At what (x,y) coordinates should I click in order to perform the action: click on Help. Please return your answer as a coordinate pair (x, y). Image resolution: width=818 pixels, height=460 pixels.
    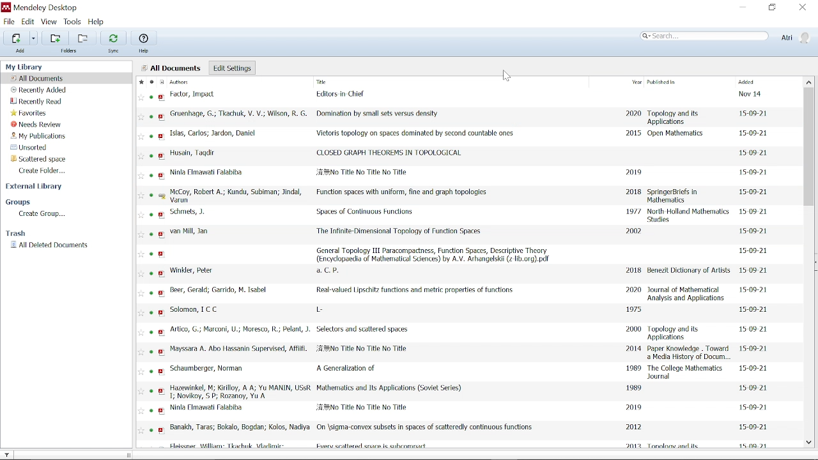
    Looking at the image, I should click on (145, 51).